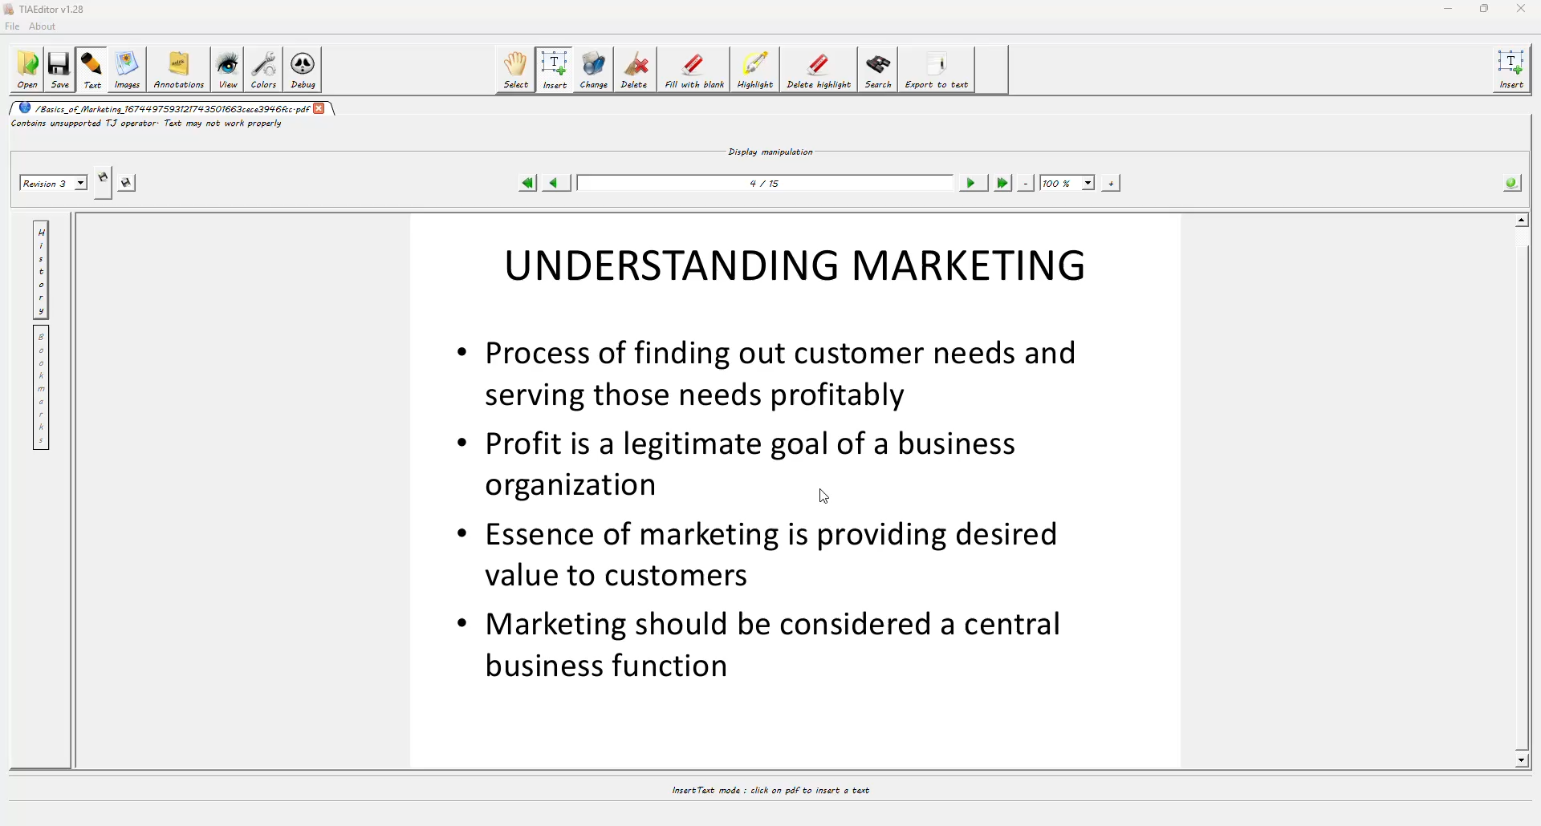 This screenshot has width=1541, height=826. I want to click on maximize, so click(1484, 9).